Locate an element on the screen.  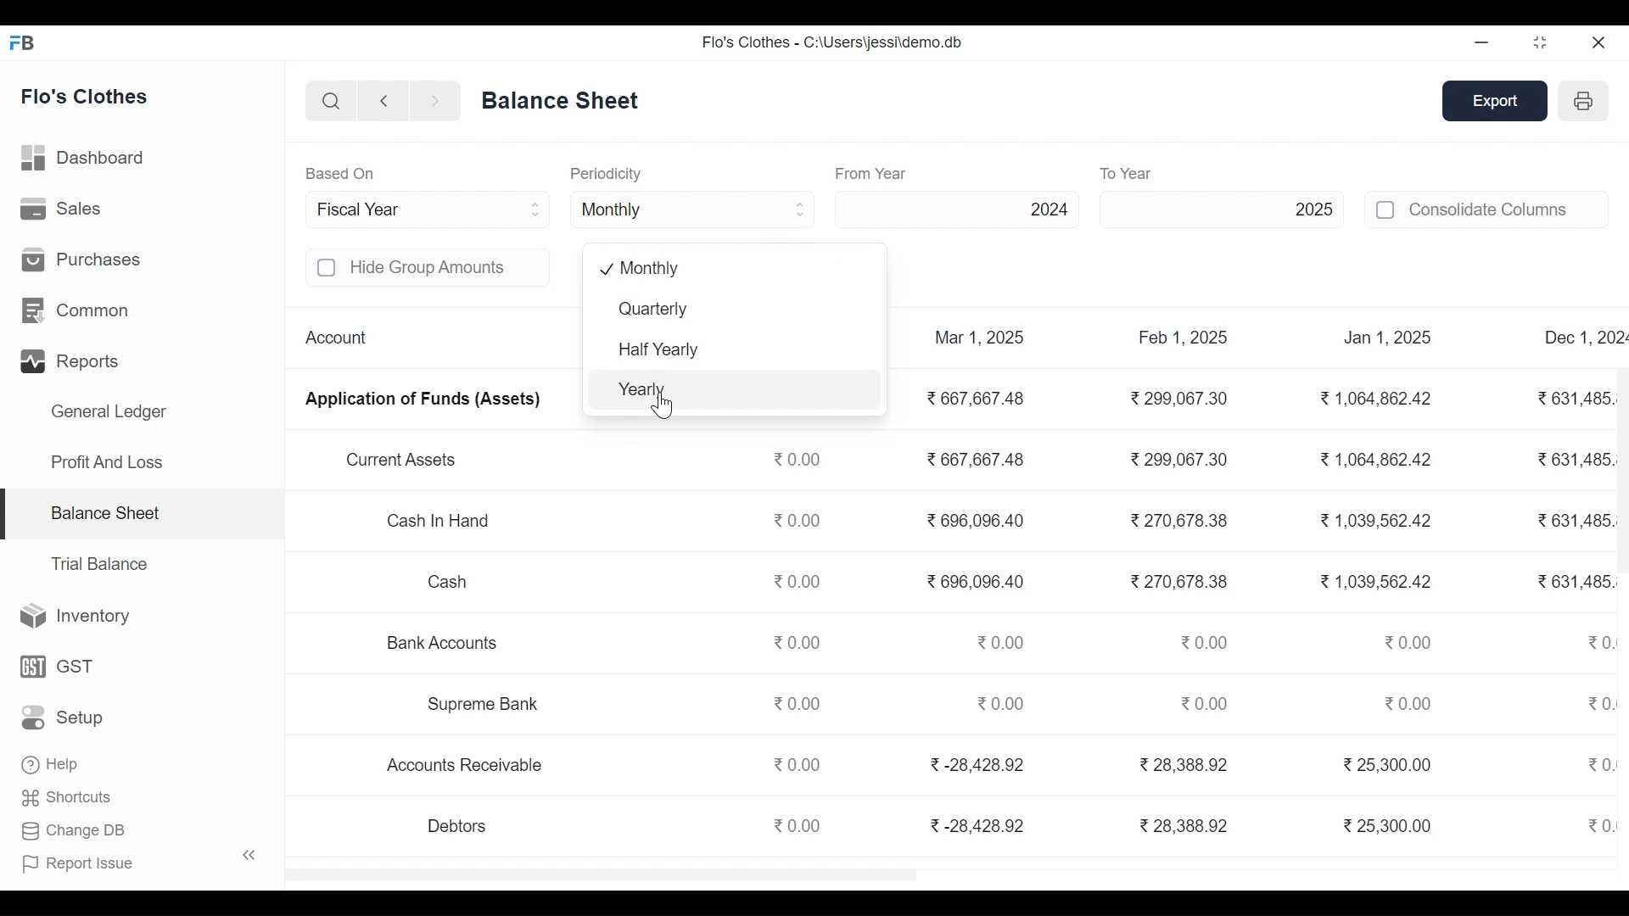
checkbox is located at coordinates (327, 268).